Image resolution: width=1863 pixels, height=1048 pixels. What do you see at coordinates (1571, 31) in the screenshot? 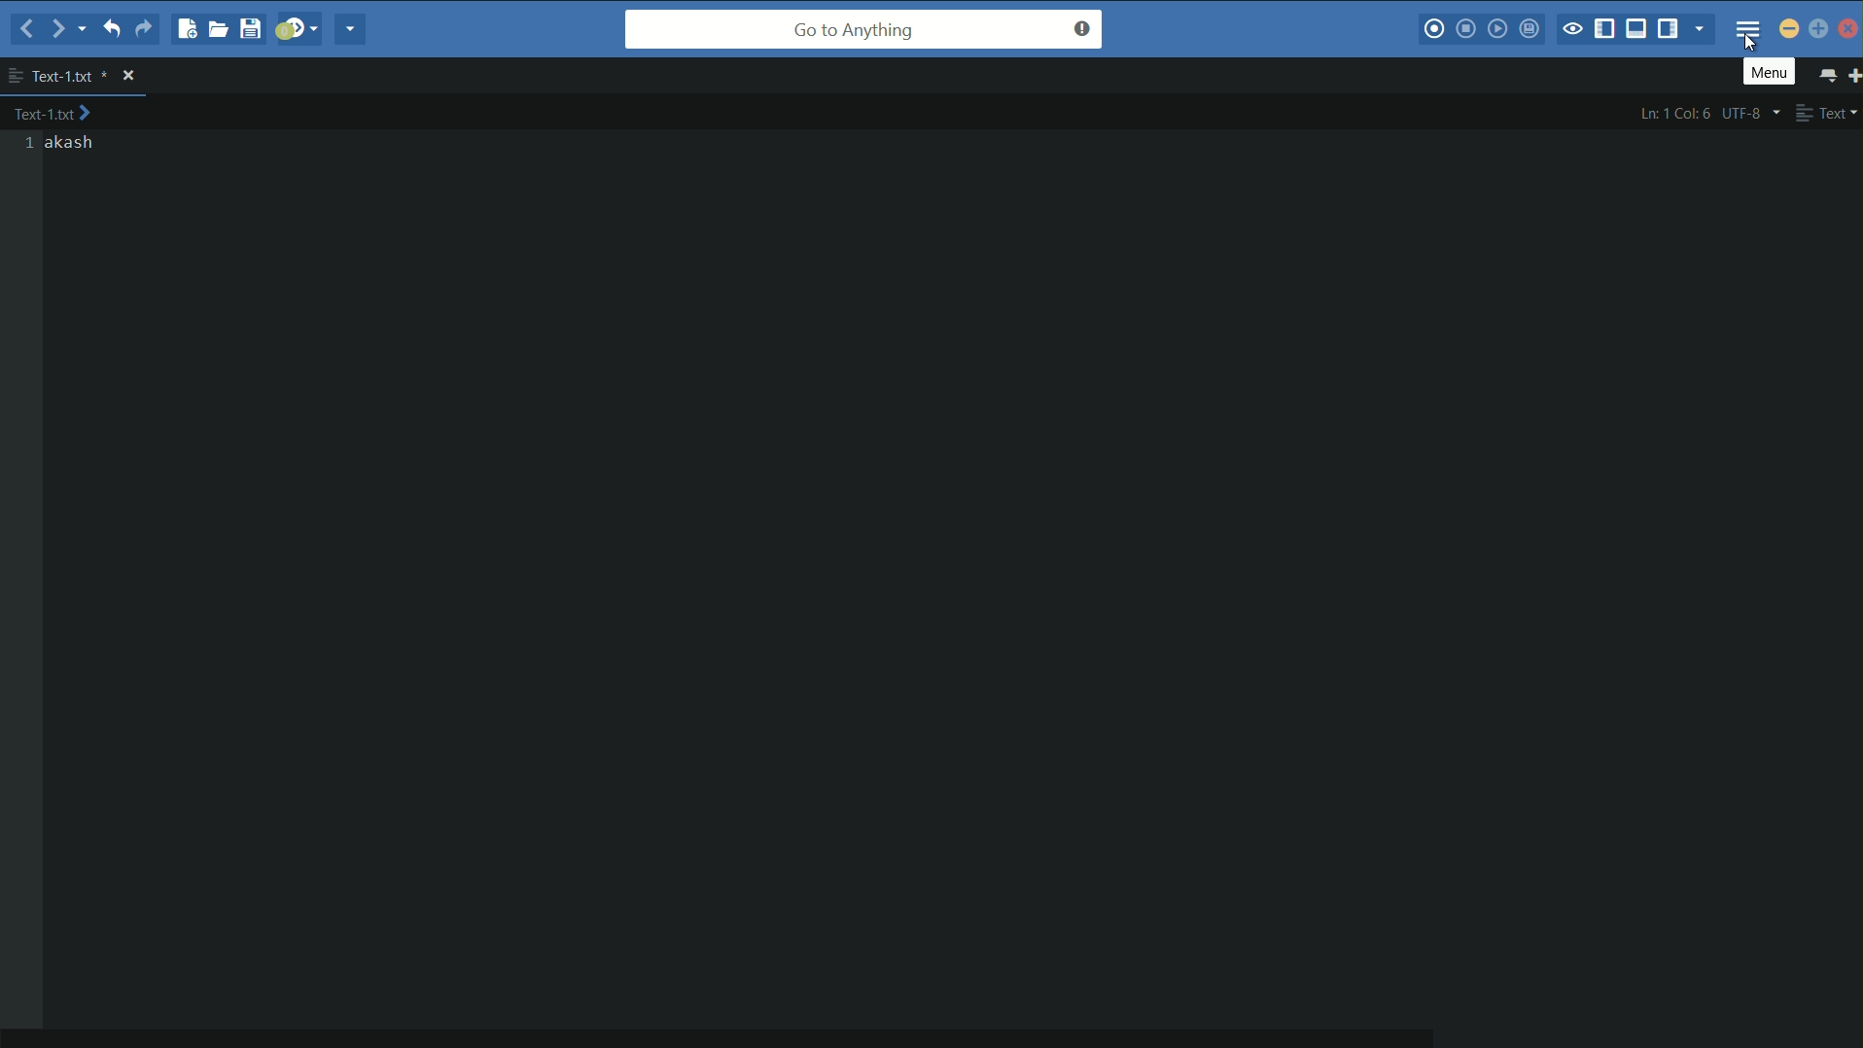
I see `toggle focus mode` at bounding box center [1571, 31].